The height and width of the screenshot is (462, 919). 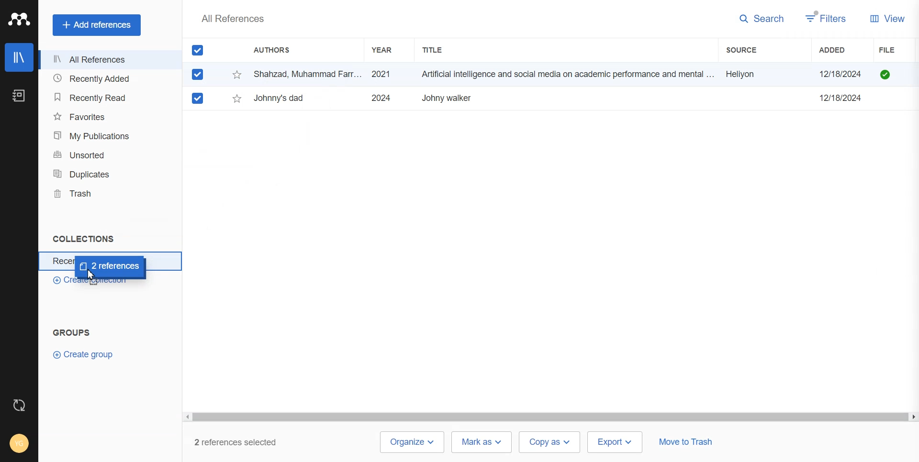 I want to click on Copy as, so click(x=550, y=442).